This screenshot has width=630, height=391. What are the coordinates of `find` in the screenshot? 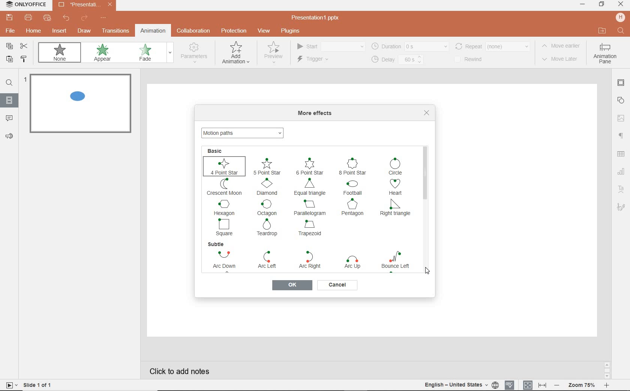 It's located at (620, 30).